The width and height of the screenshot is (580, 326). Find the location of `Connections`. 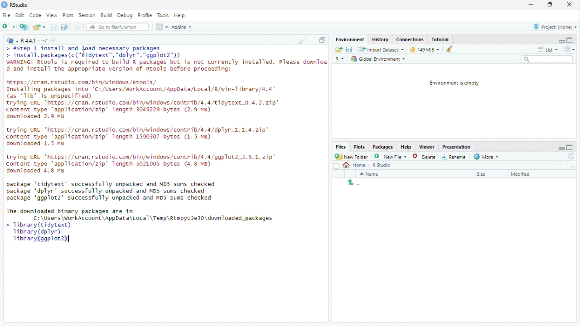

Connections is located at coordinates (410, 39).